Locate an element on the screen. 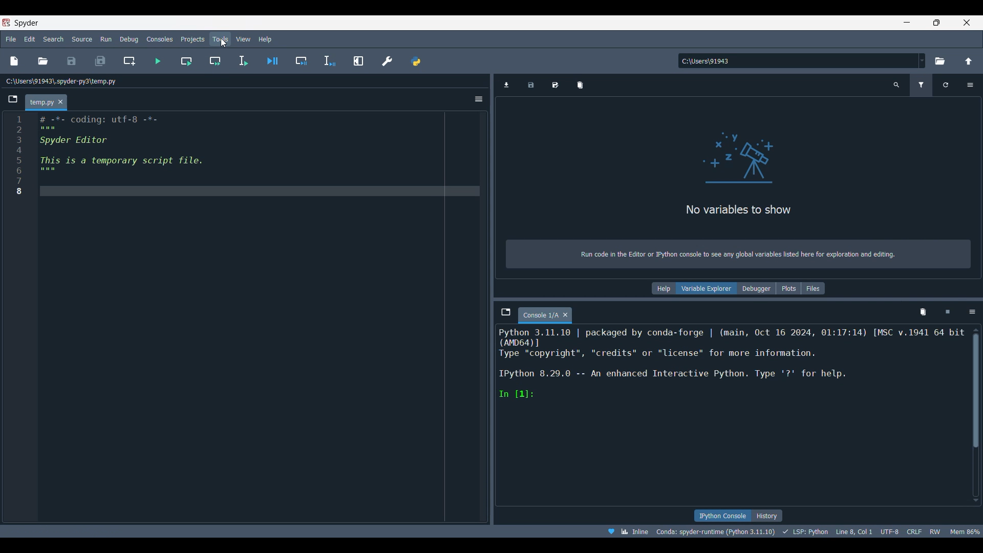 The height and width of the screenshot is (553, 983). Remove all variables is located at coordinates (581, 85).